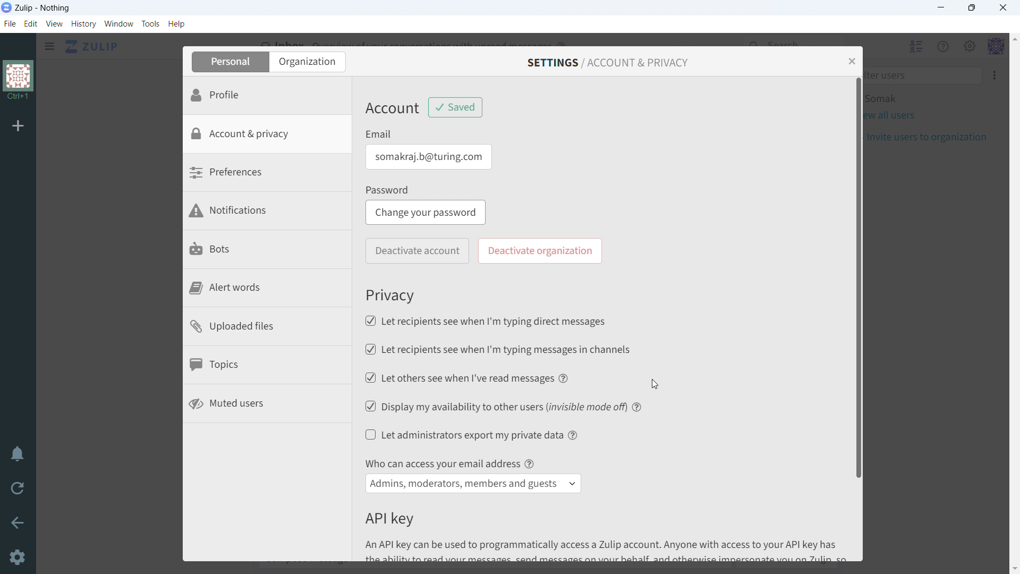 This screenshot has width=1020, height=574. I want to click on help, so click(576, 435).